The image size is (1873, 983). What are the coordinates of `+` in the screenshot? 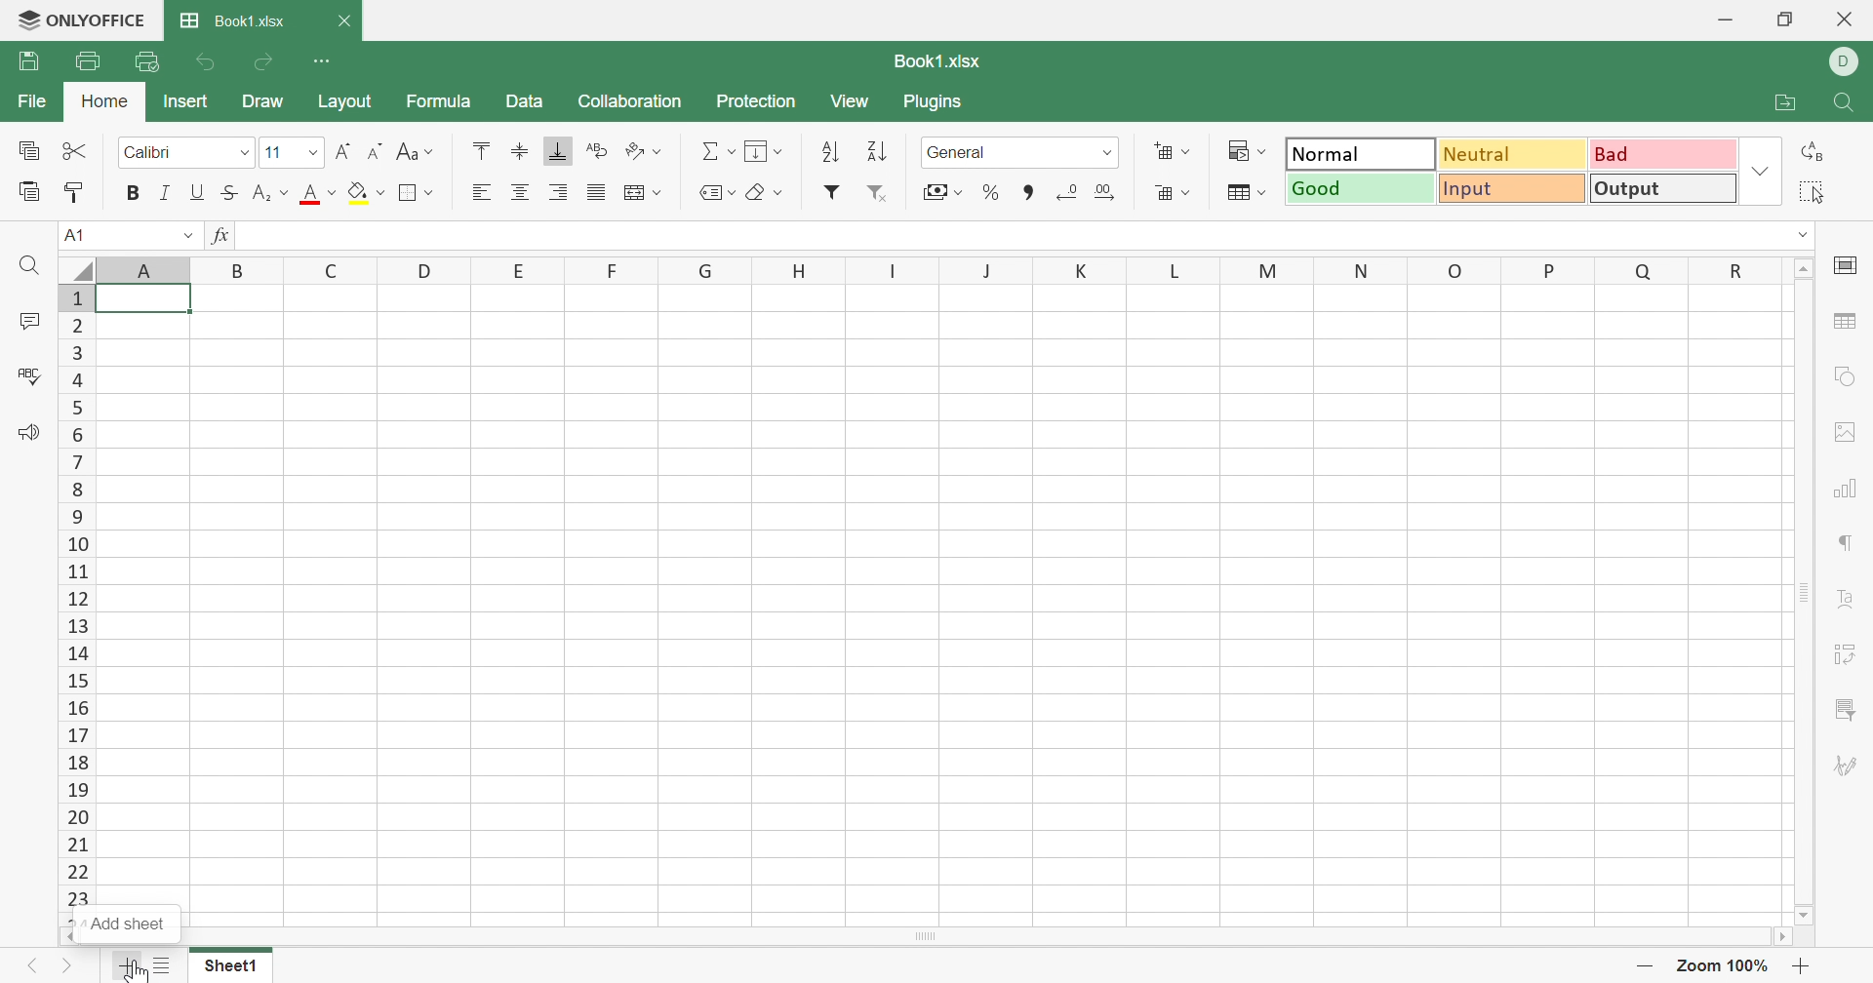 It's located at (1800, 966).